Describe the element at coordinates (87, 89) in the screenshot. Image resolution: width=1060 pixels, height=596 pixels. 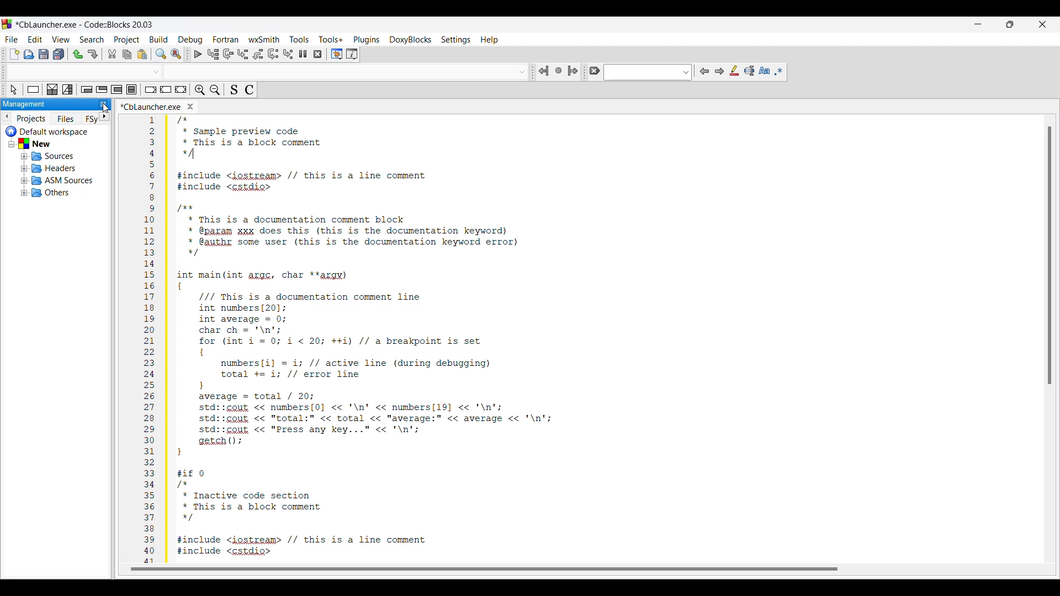
I see `Entry-condition loop` at that location.